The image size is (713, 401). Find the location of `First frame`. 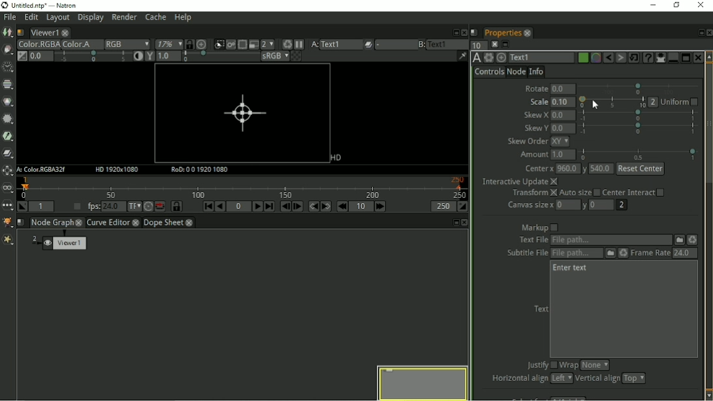

First frame is located at coordinates (207, 206).